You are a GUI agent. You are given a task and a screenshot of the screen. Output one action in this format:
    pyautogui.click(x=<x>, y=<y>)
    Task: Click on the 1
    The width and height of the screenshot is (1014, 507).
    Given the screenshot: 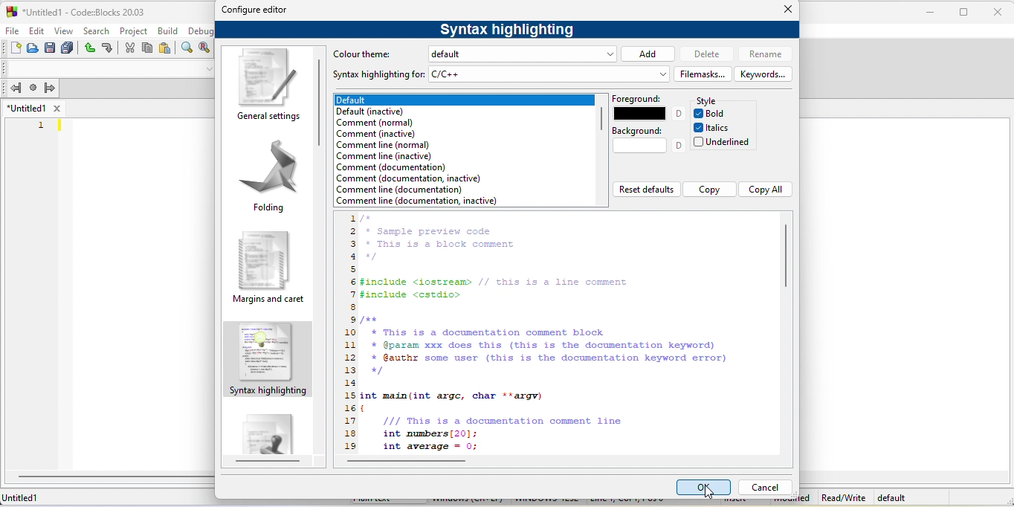 What is the action you would take?
    pyautogui.click(x=42, y=126)
    